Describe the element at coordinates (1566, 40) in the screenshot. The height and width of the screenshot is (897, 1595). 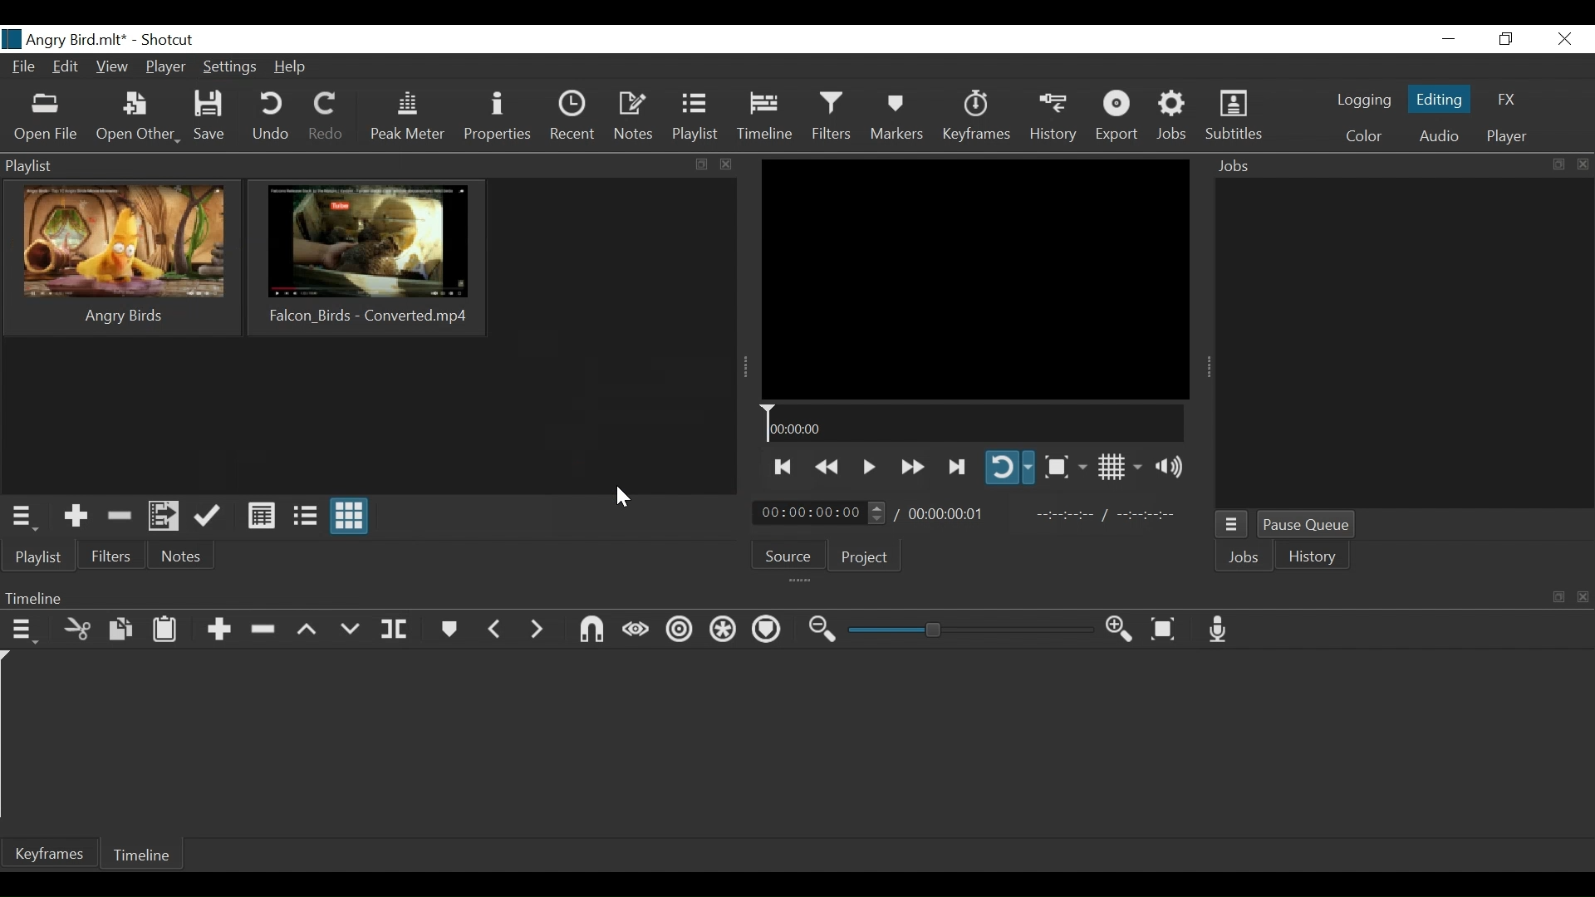
I see `Close` at that location.